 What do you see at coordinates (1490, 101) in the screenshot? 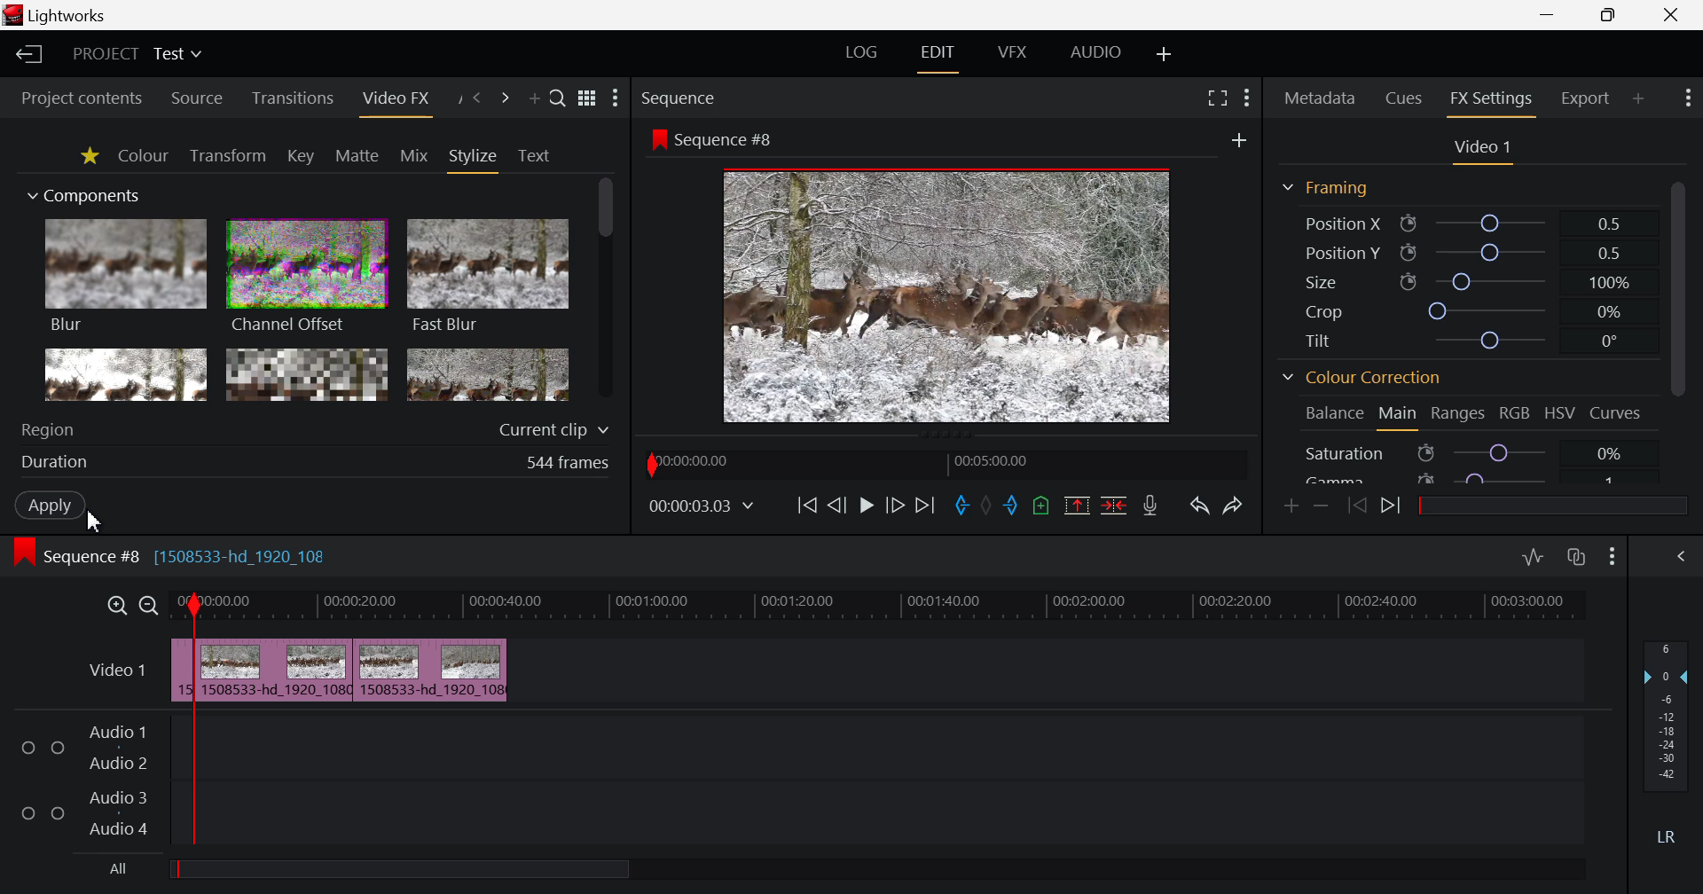
I see `FX Settings` at bounding box center [1490, 101].